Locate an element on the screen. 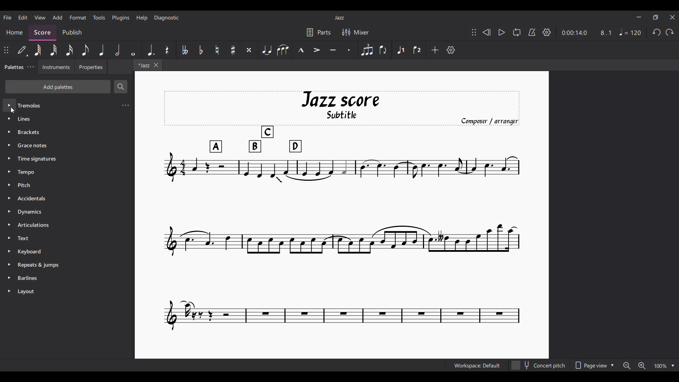  Cursor is located at coordinates (13, 110).